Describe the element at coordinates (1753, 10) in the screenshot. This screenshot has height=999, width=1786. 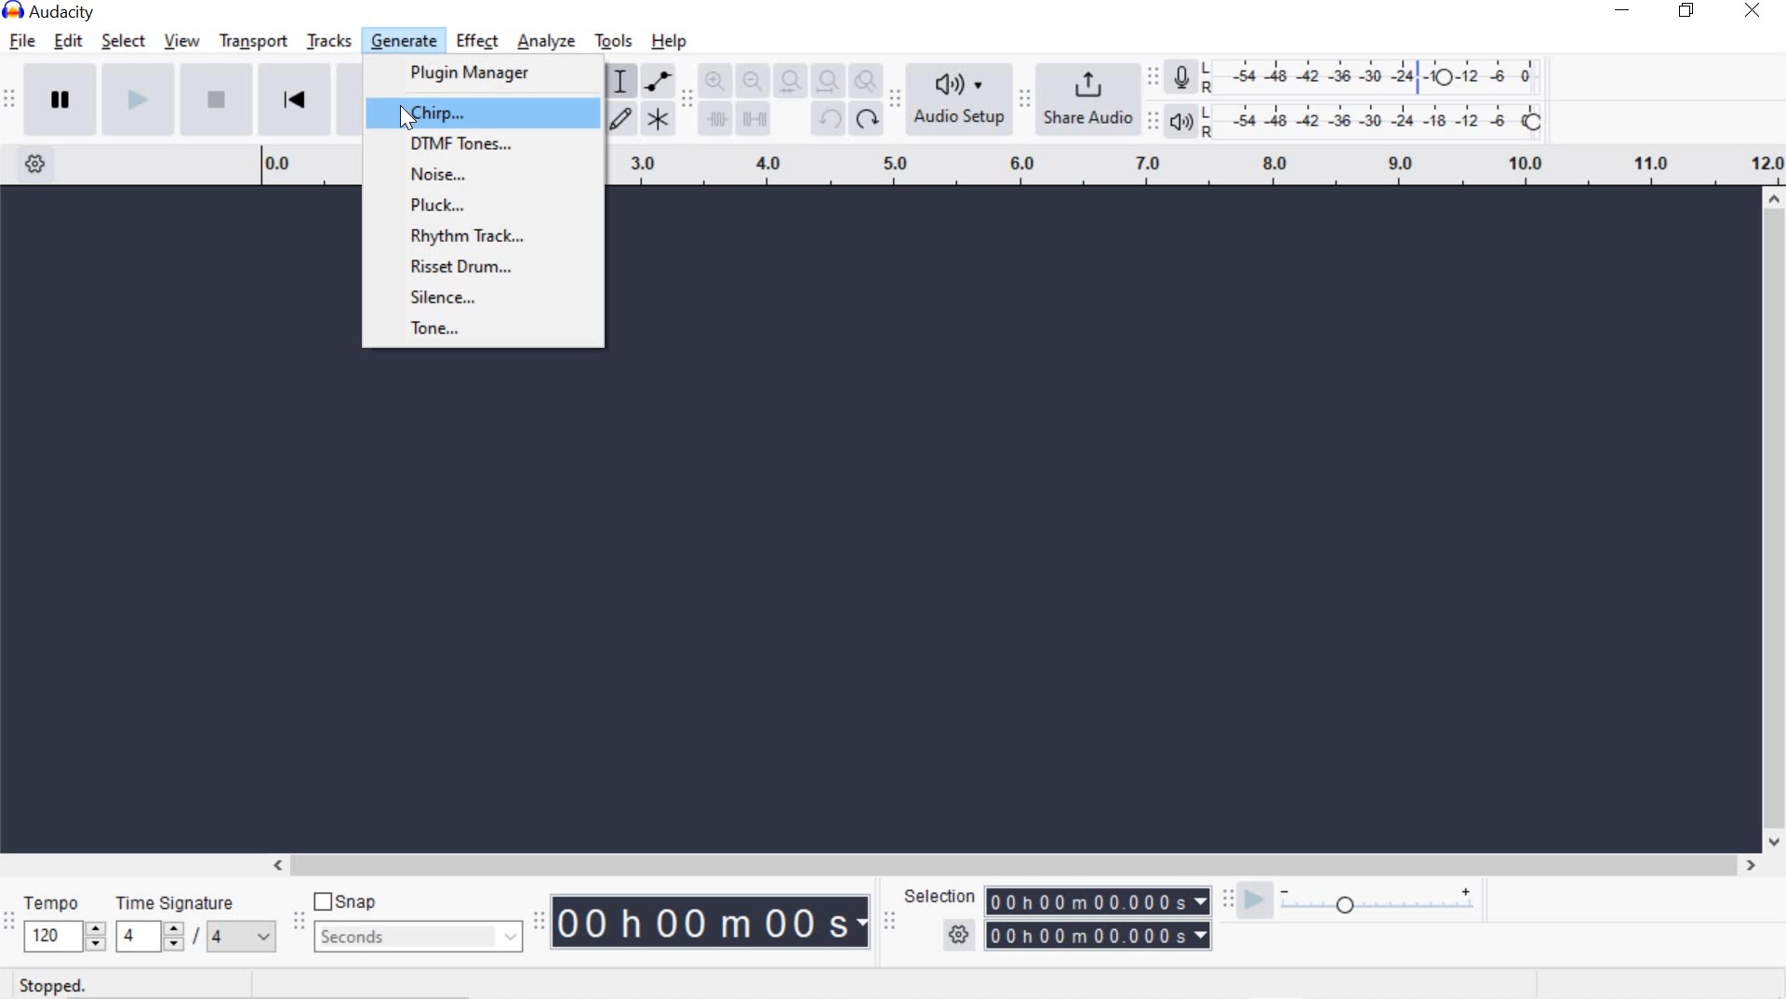
I see `close` at that location.